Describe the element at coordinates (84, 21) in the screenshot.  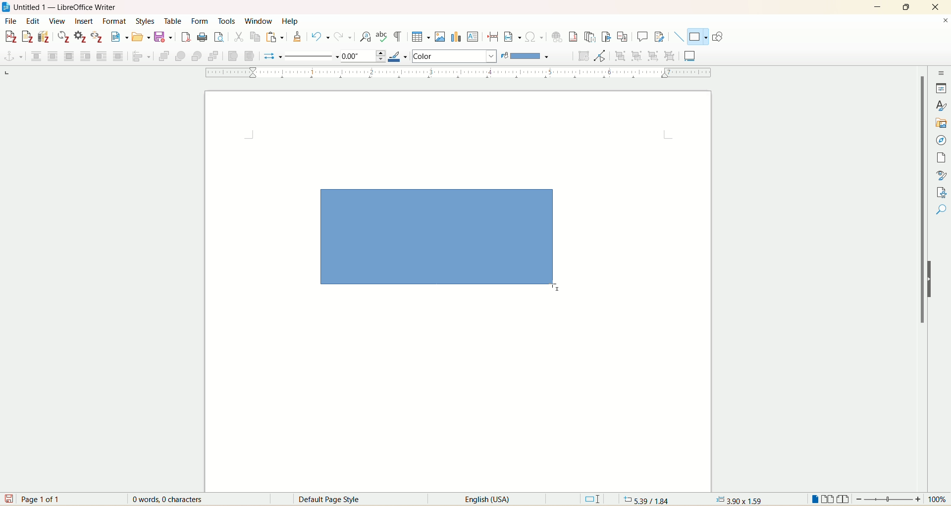
I see `insert` at that location.